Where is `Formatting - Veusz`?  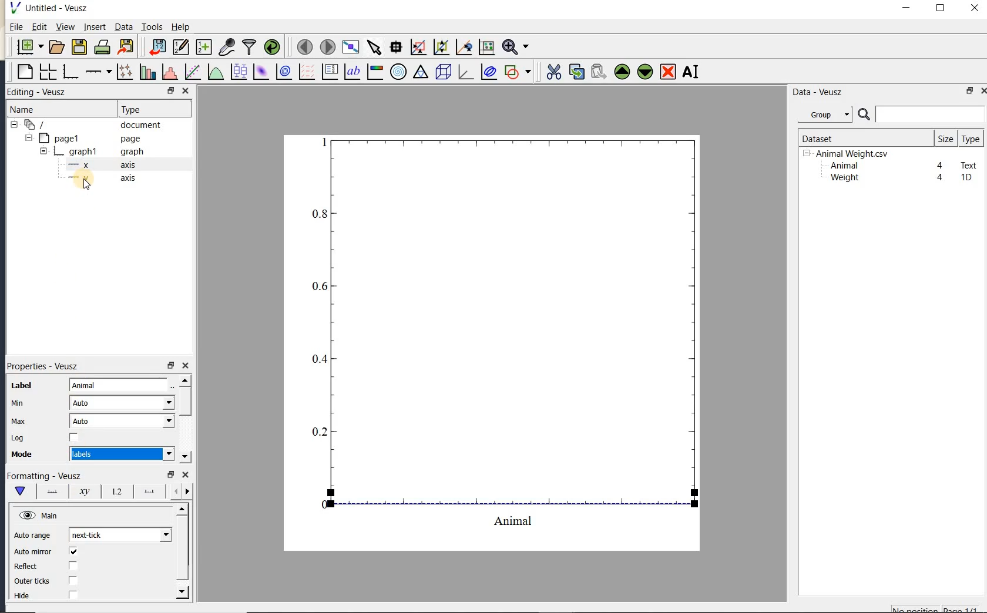 Formatting - Veusz is located at coordinates (44, 476).